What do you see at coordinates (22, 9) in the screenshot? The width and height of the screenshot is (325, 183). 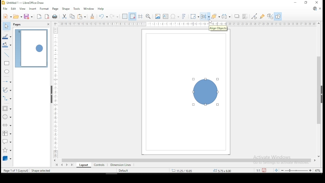 I see `view` at bounding box center [22, 9].